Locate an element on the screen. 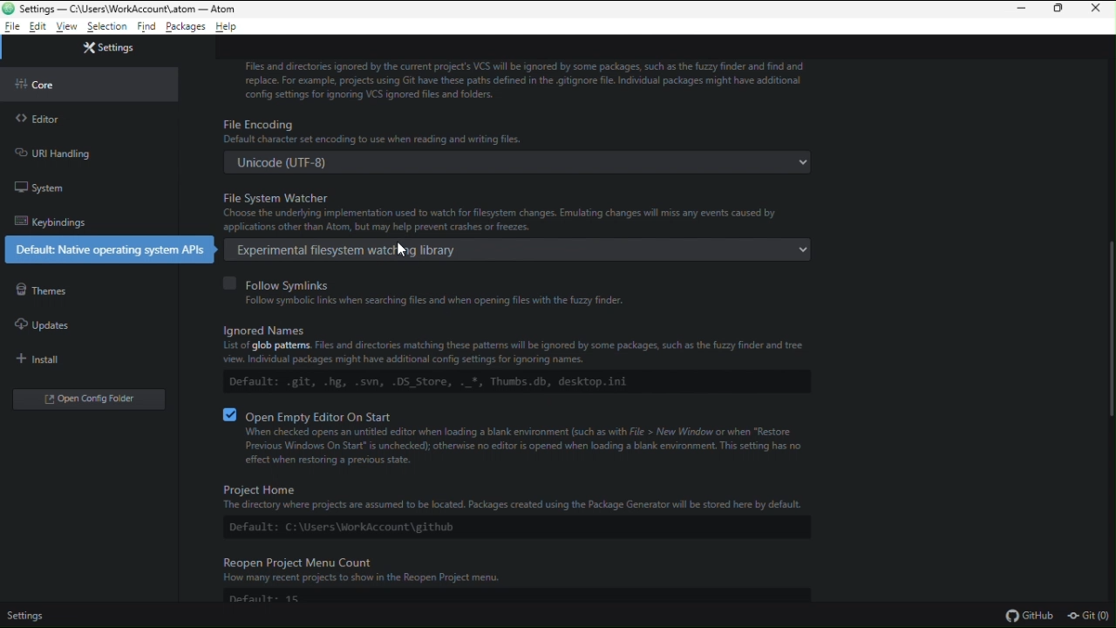 This screenshot has width=1116, height=628. open folder is located at coordinates (92, 398).